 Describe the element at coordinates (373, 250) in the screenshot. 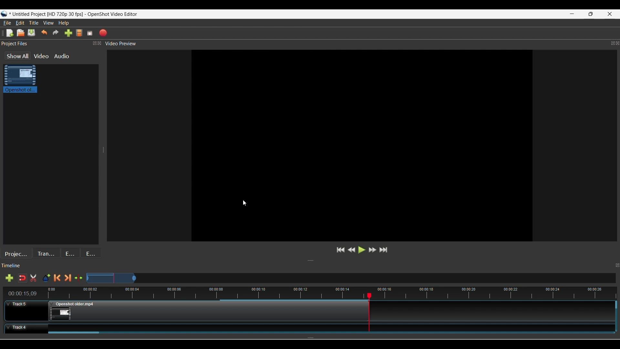

I see `Fastforward` at that location.